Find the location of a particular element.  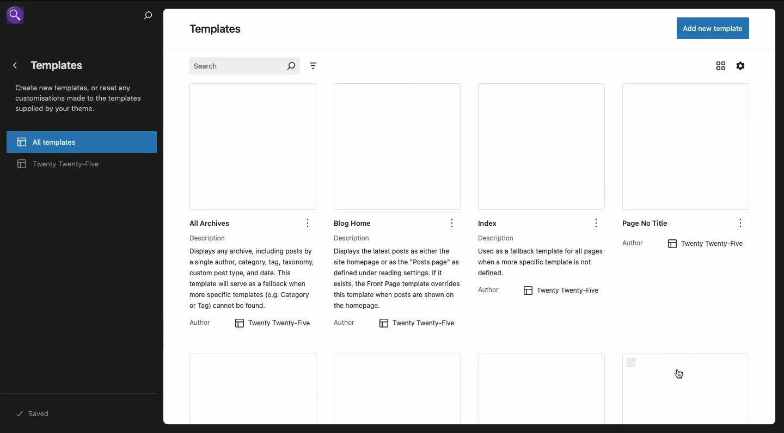

twenty twenty five is located at coordinates (562, 290).